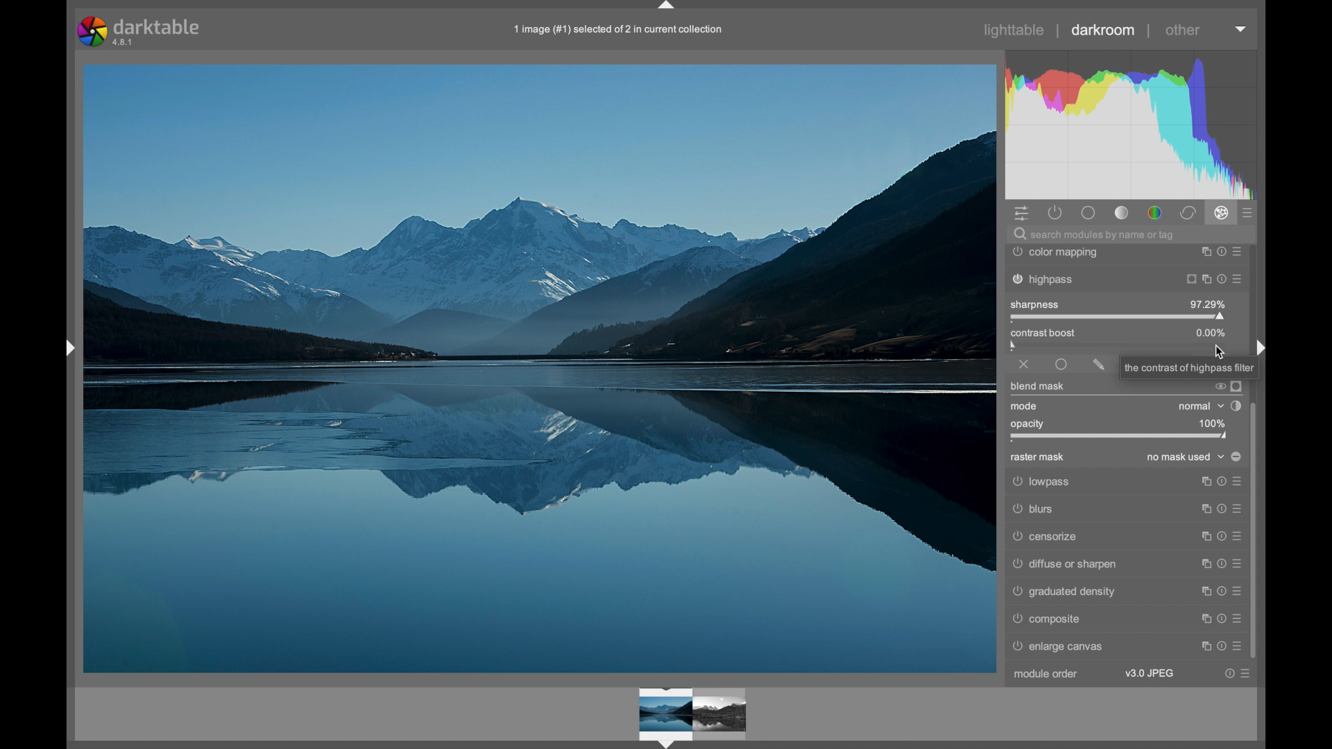  What do you see at coordinates (1236, 406) in the screenshot?
I see `toggle blending order` at bounding box center [1236, 406].